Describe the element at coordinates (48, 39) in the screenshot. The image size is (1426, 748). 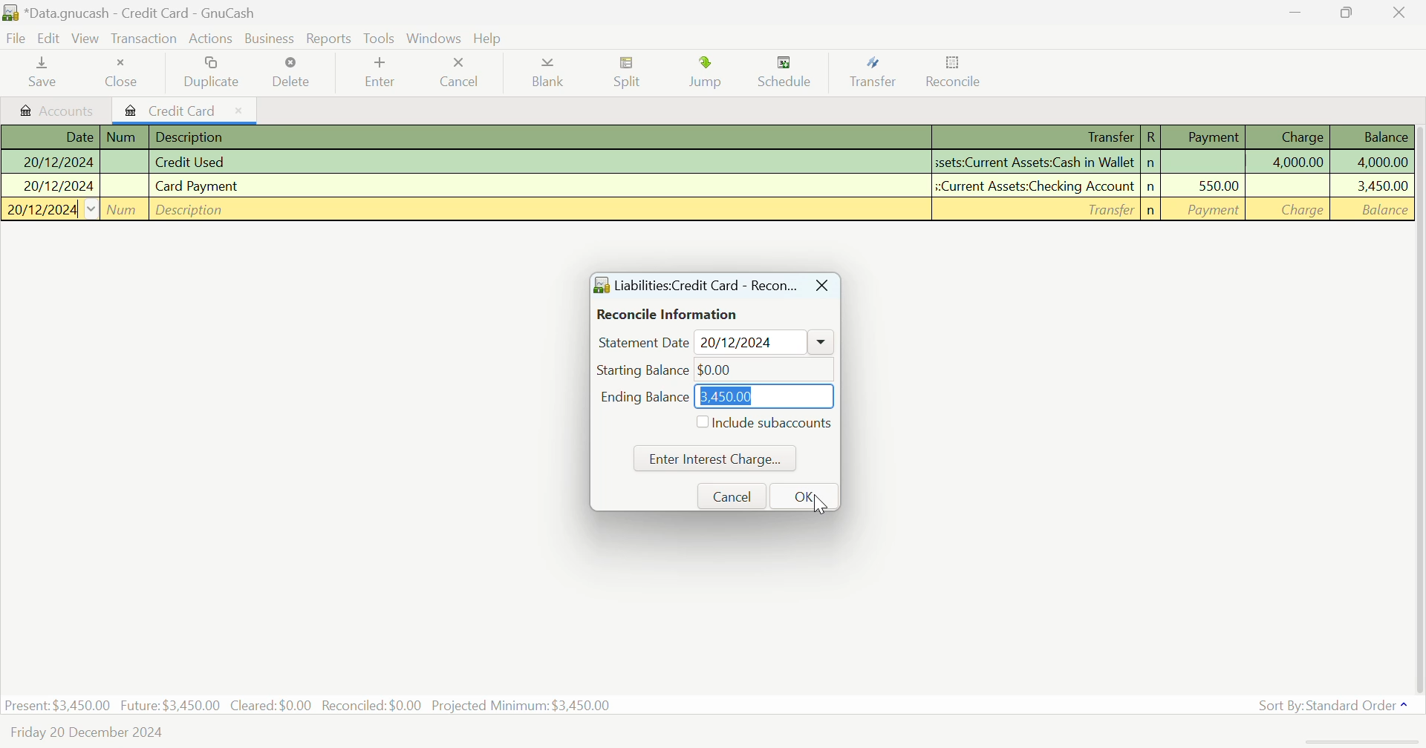
I see `Edit` at that location.